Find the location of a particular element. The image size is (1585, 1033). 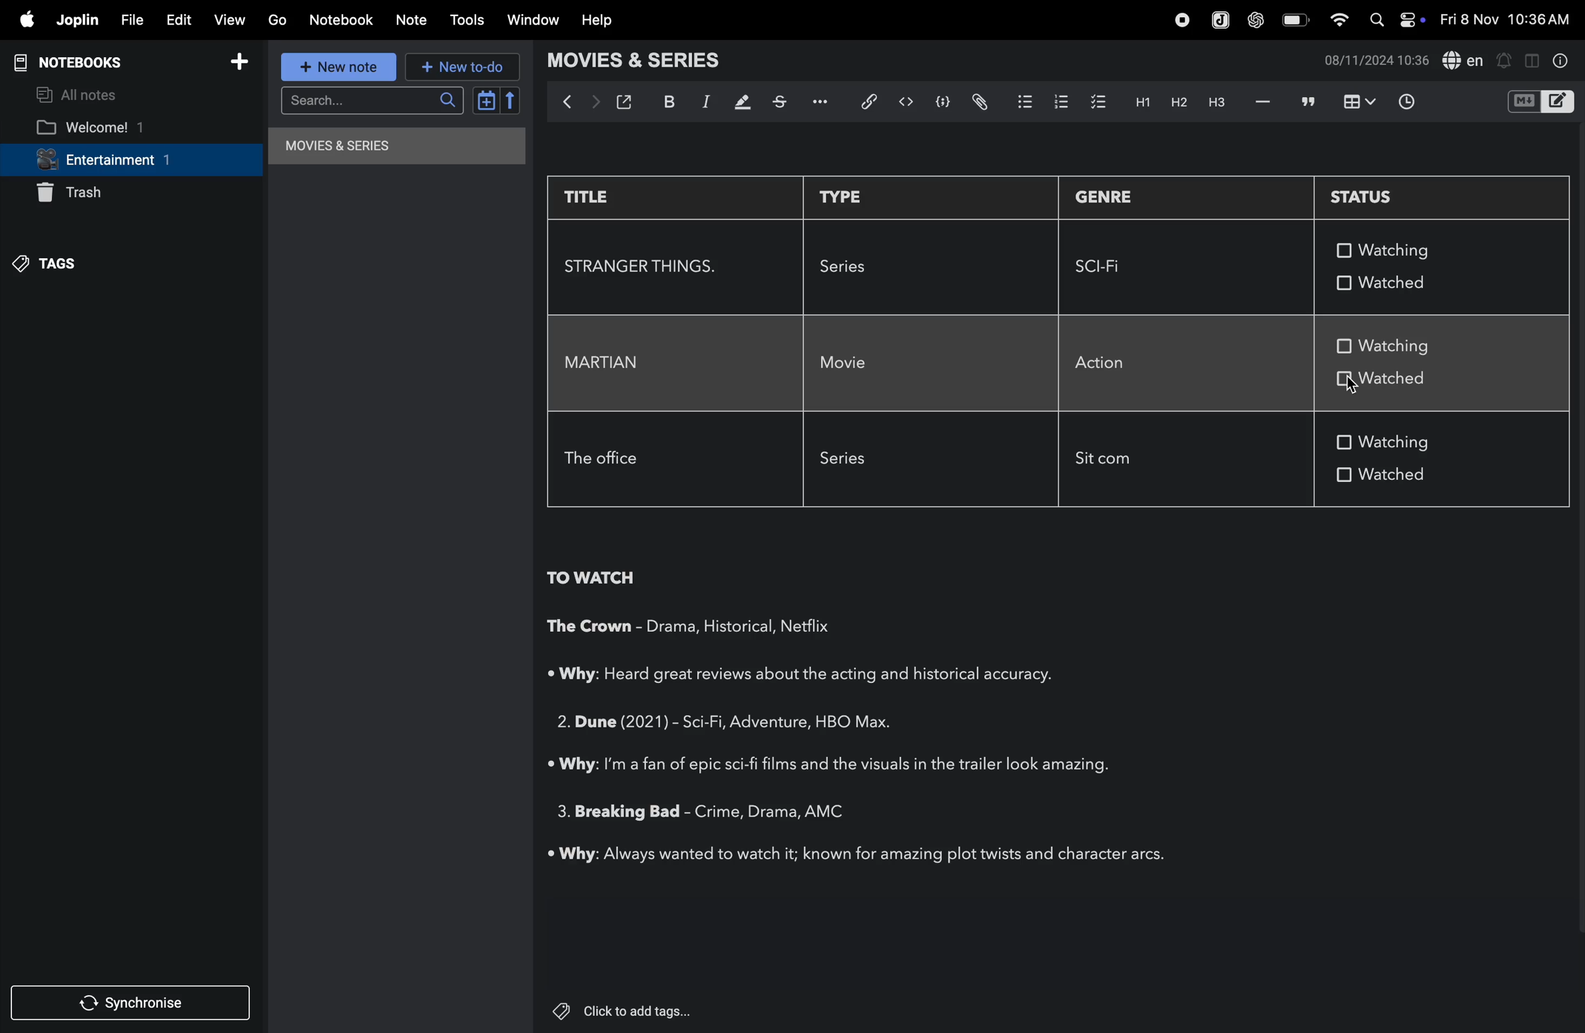

click to add tags is located at coordinates (625, 1011).